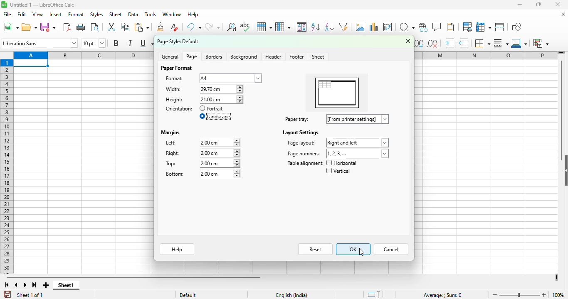 This screenshot has height=299, width=568. Describe the element at coordinates (519, 43) in the screenshot. I see `border color` at that location.